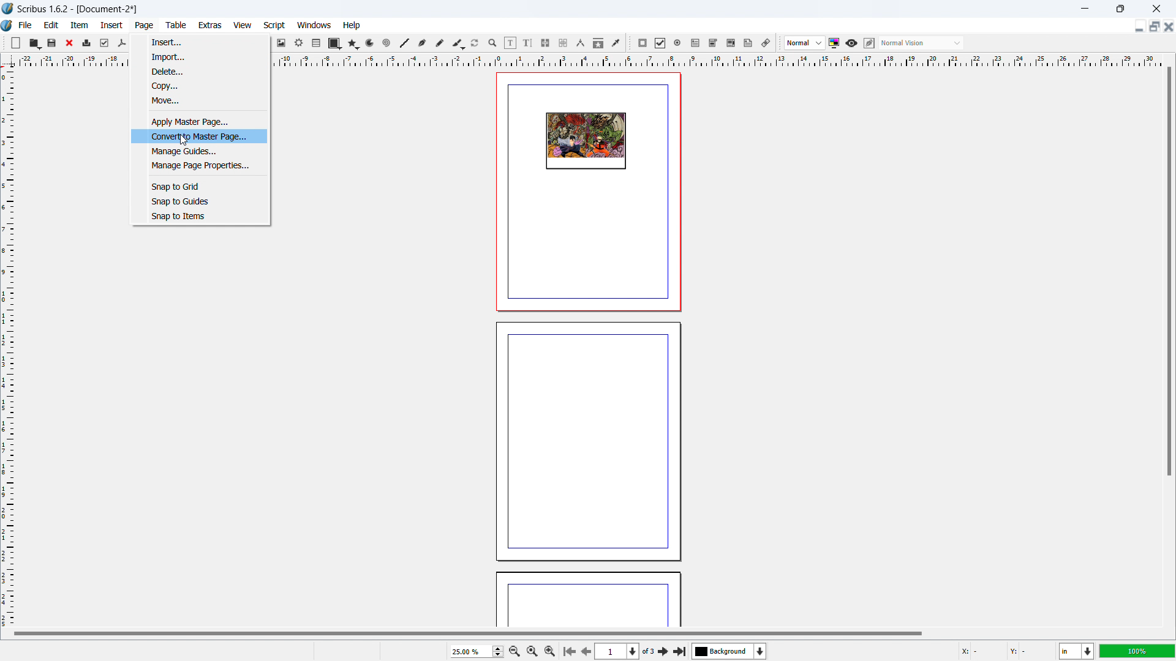 This screenshot has height=661, width=1176. Describe the element at coordinates (766, 43) in the screenshot. I see `link annotation` at that location.